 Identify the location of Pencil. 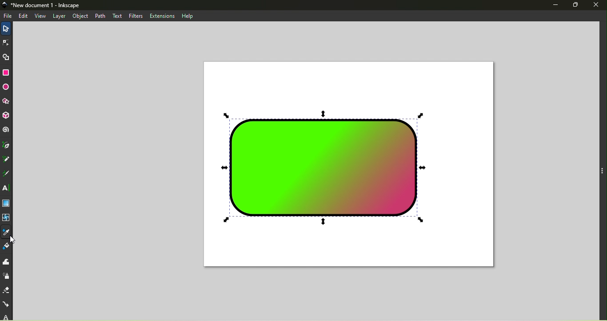
(7, 160).